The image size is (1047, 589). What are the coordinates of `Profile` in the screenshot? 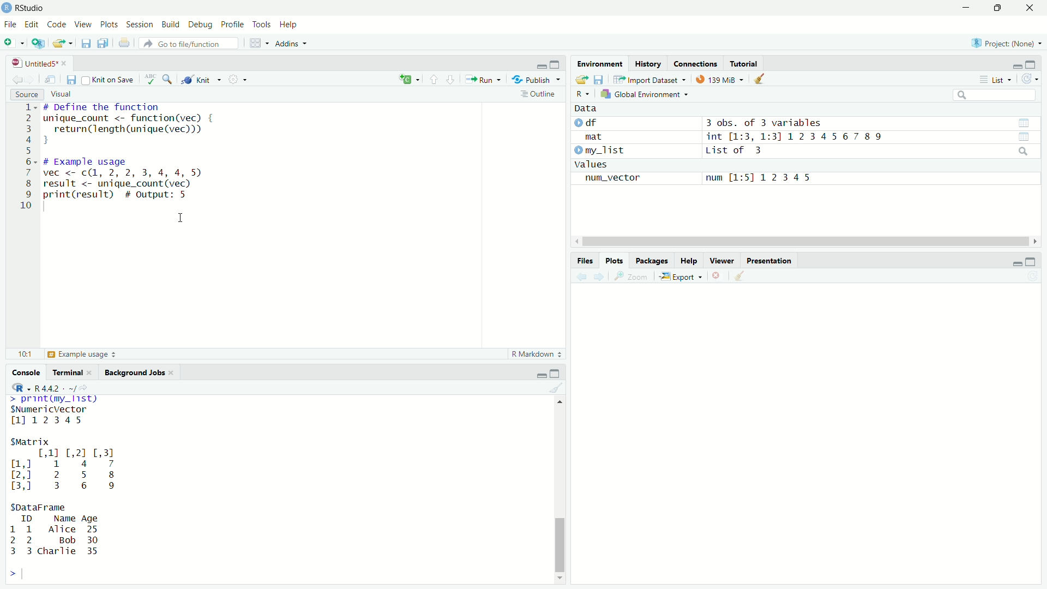 It's located at (233, 25).